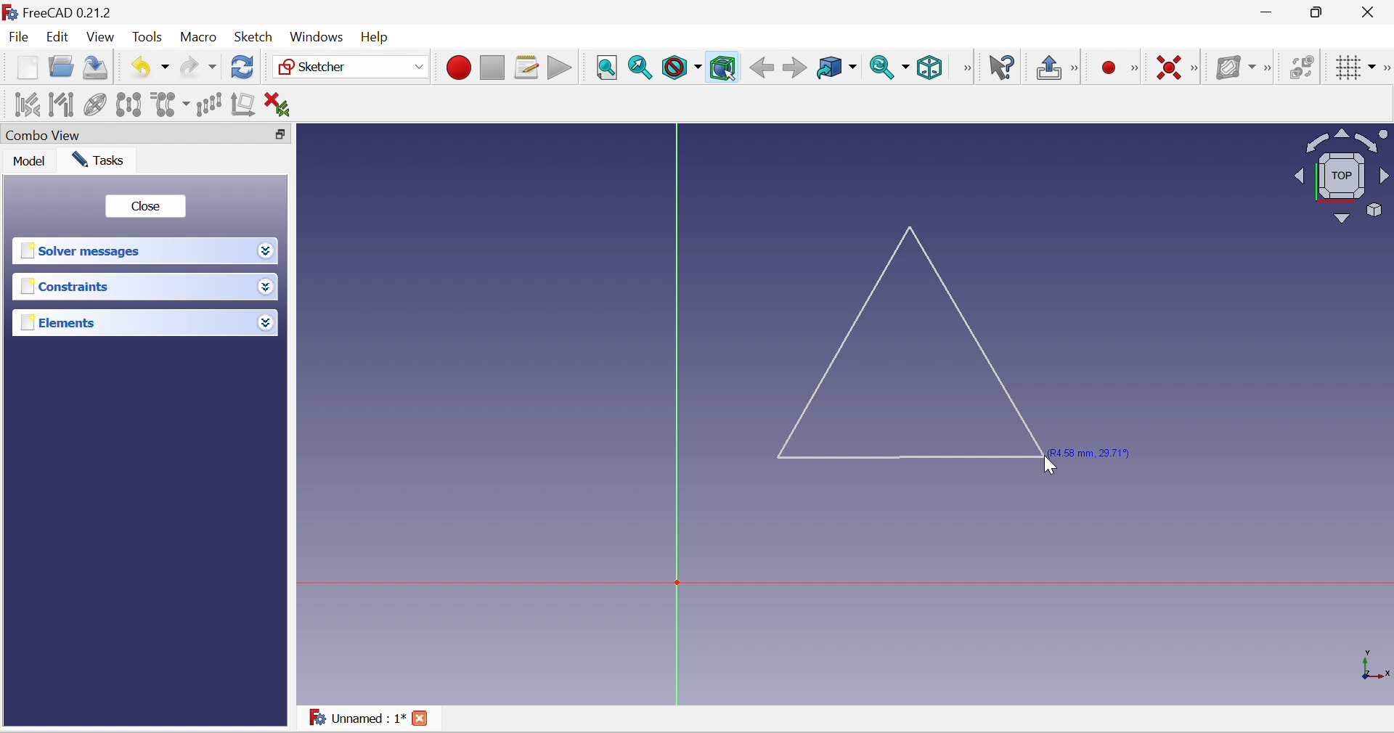 This screenshot has width=1394, height=733. What do you see at coordinates (795, 68) in the screenshot?
I see `Forward` at bounding box center [795, 68].